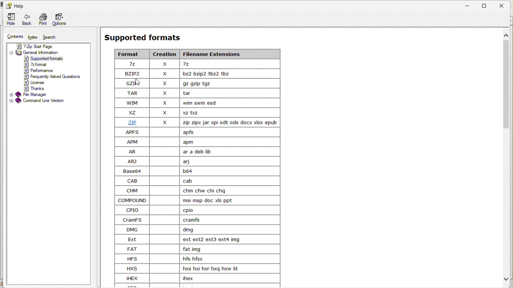 The height and width of the screenshot is (288, 513). Describe the element at coordinates (10, 19) in the screenshot. I see `Hide` at that location.